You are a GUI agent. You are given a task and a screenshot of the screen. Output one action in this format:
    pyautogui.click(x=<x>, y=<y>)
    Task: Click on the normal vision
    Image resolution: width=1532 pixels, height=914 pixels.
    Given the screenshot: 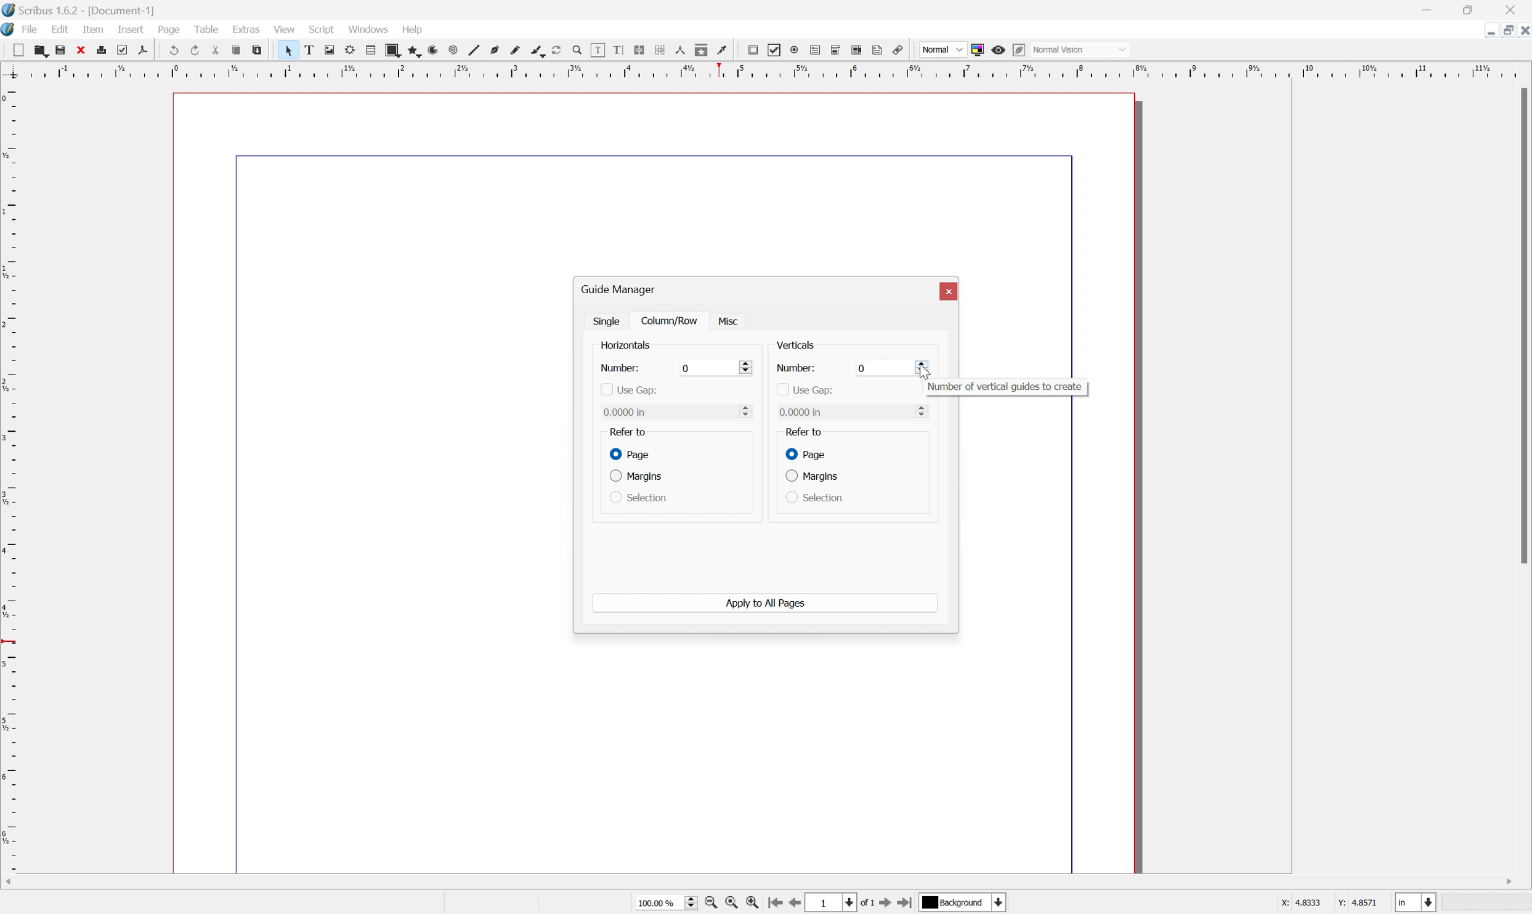 What is the action you would take?
    pyautogui.click(x=1079, y=49)
    